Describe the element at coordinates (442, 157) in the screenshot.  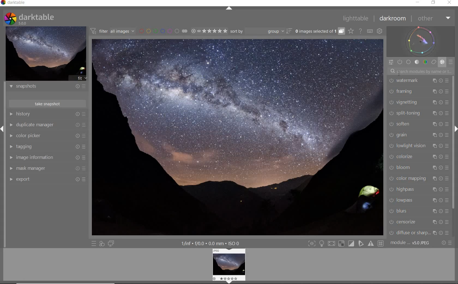
I see `reset parameters` at that location.